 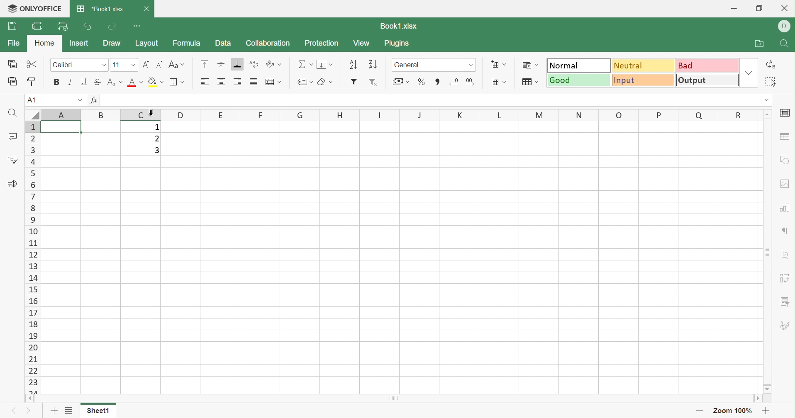 I want to click on Shape settings, so click(x=785, y=159).